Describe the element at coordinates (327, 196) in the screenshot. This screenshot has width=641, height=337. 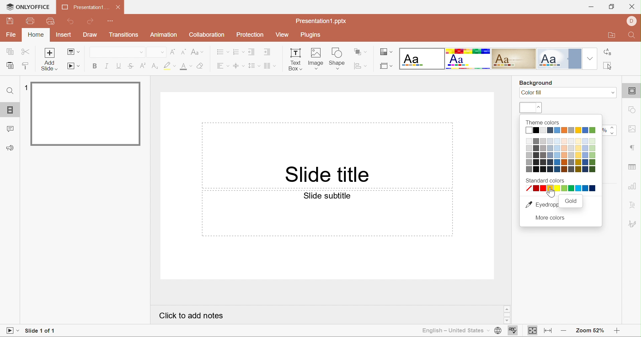
I see `Slide subtitle` at that location.